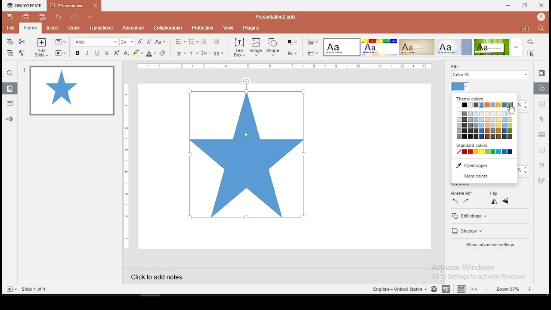  What do you see at coordinates (193, 53) in the screenshot?
I see `vertical alignment` at bounding box center [193, 53].